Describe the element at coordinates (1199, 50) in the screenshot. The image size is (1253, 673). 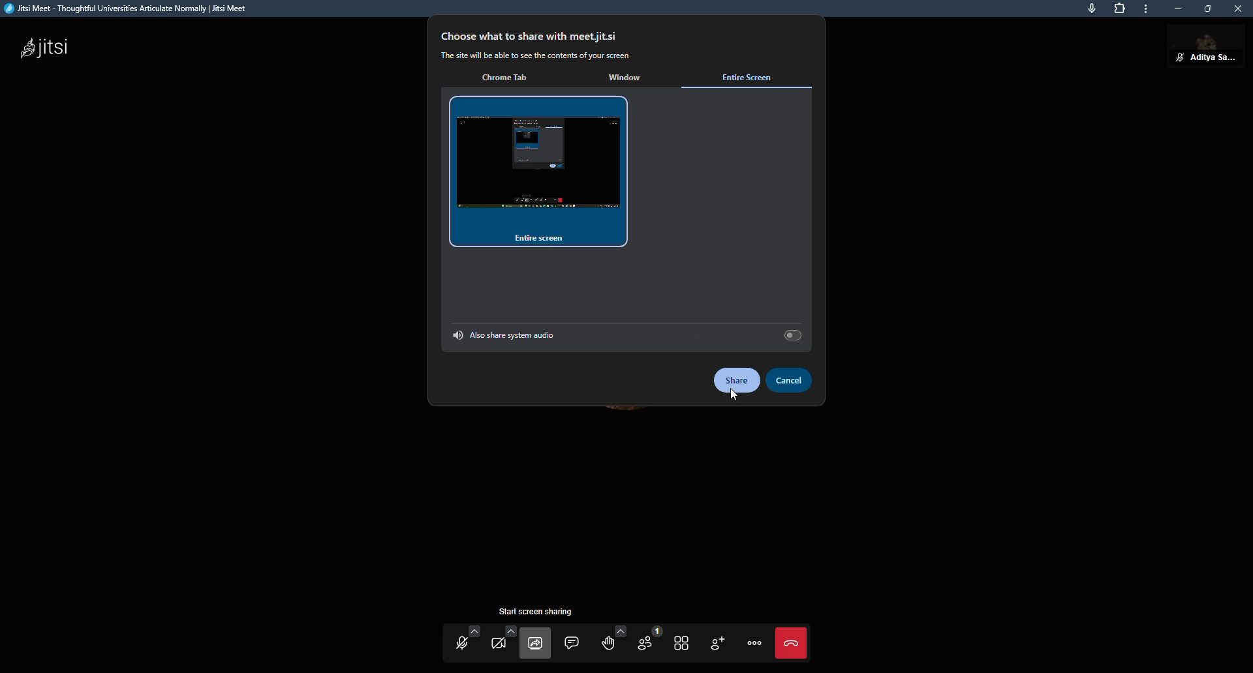
I see `aditya sarkar` at that location.